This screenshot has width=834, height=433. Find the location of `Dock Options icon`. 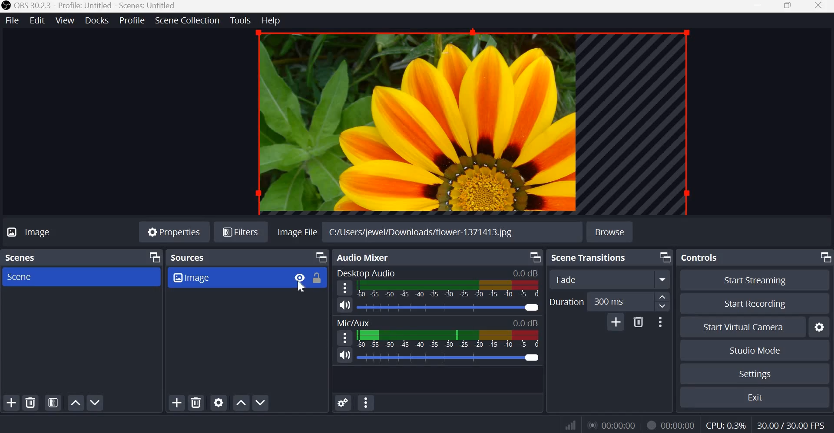

Dock Options icon is located at coordinates (535, 258).